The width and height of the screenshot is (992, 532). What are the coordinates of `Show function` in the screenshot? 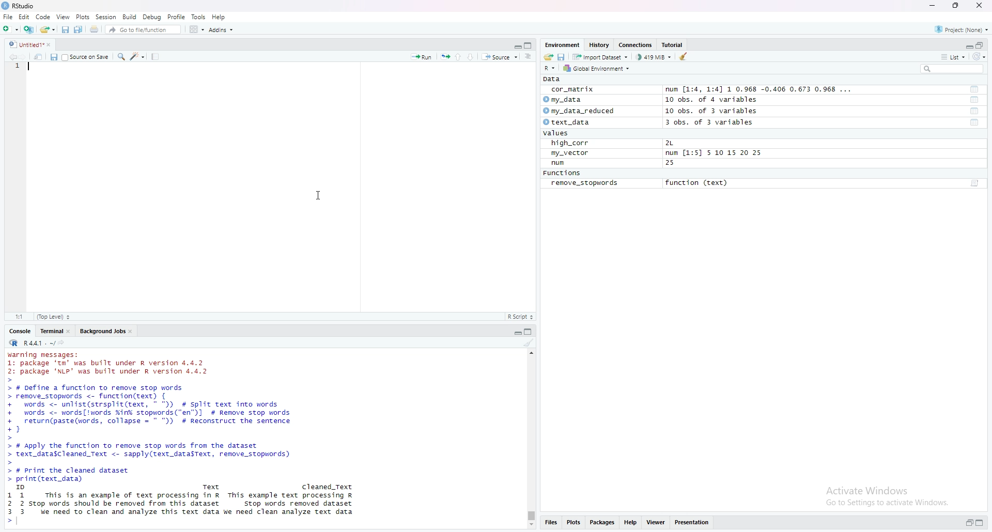 It's located at (975, 183).